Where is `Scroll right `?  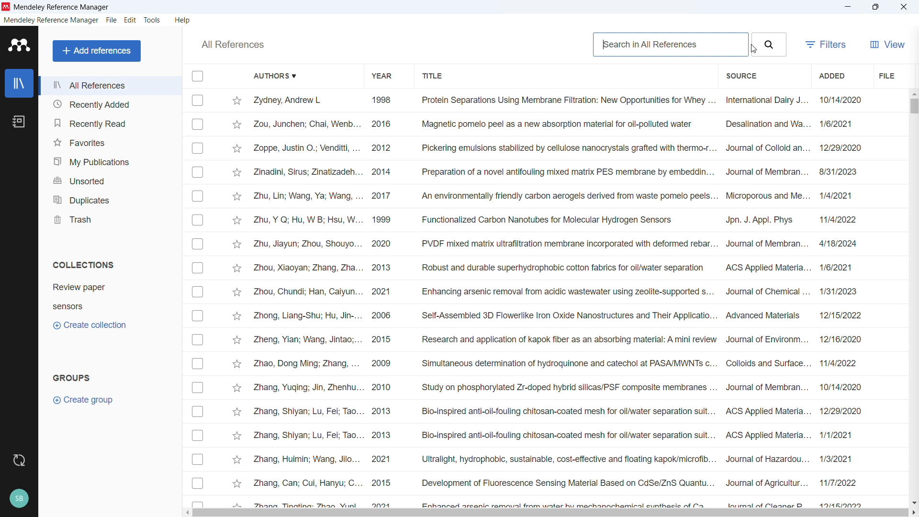
Scroll right  is located at coordinates (913, 513).